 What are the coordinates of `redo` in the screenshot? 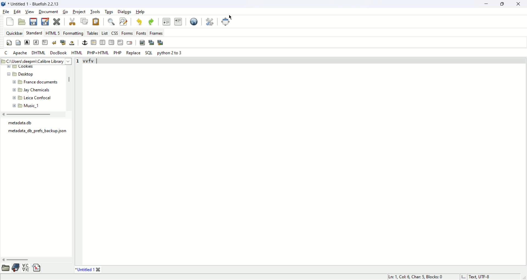 It's located at (150, 21).